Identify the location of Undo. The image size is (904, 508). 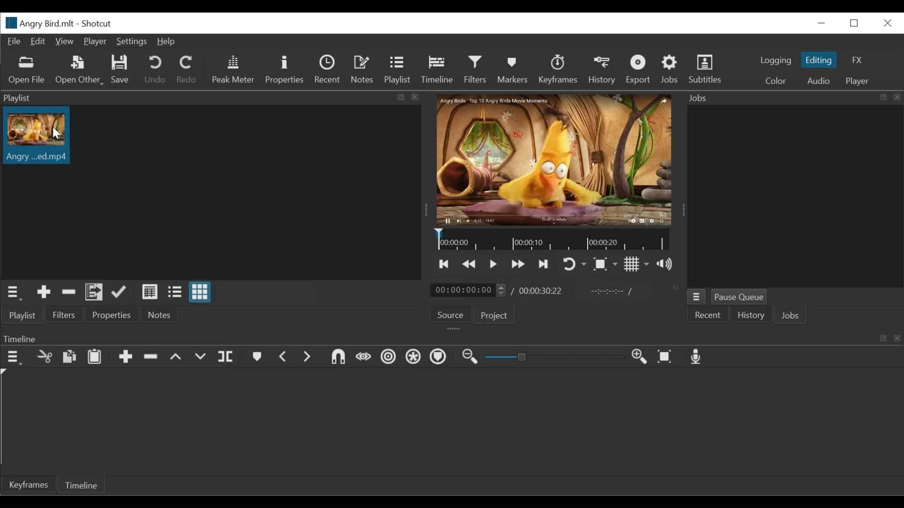
(157, 70).